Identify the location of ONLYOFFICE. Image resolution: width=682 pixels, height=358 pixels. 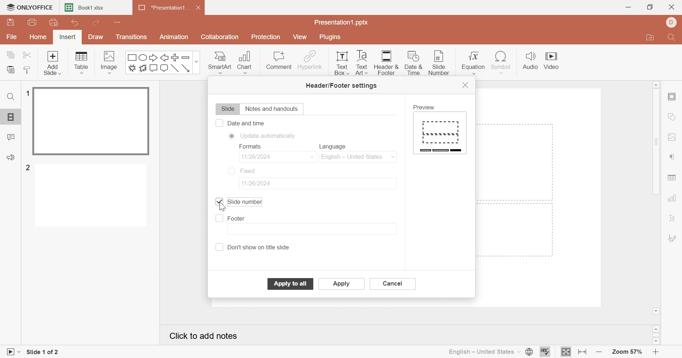
(29, 6).